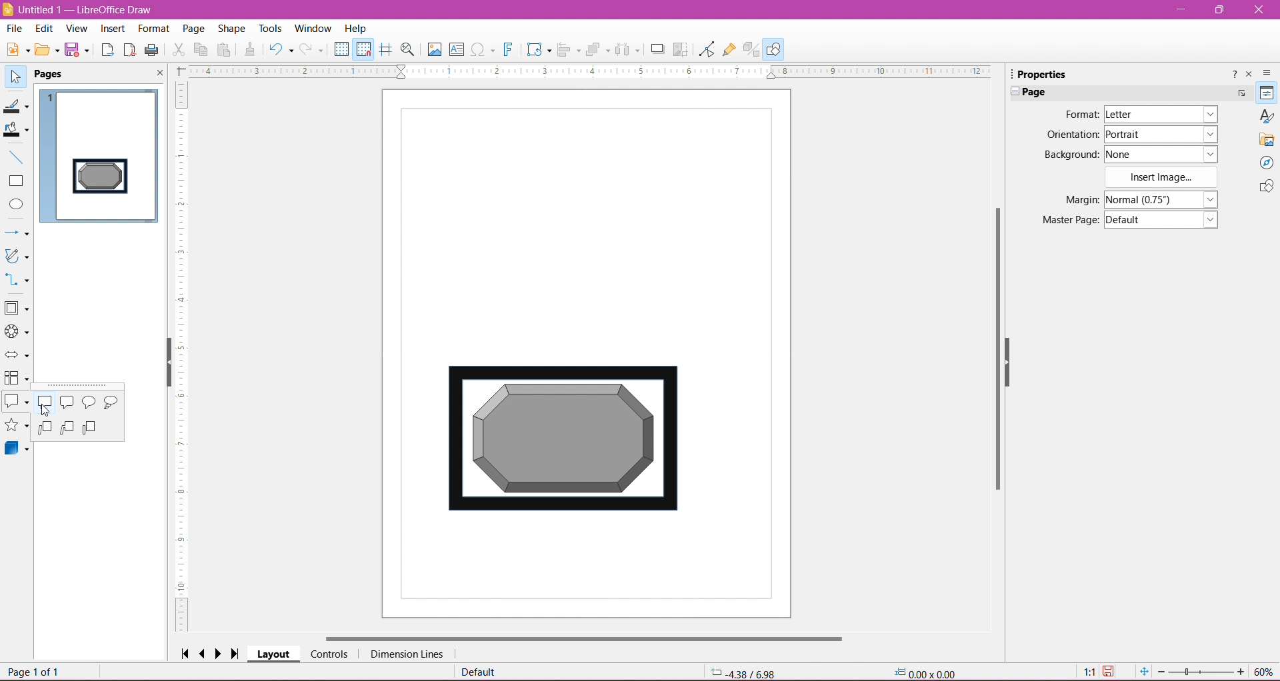 Image resolution: width=1280 pixels, height=681 pixels. I want to click on Cut, so click(178, 51).